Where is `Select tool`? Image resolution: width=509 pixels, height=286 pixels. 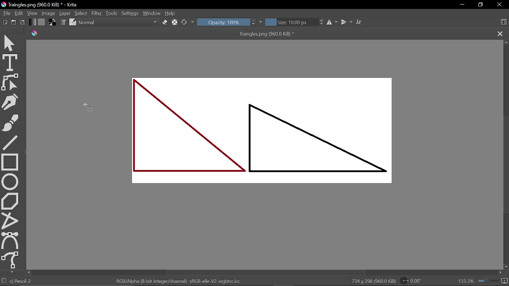 Select tool is located at coordinates (10, 43).